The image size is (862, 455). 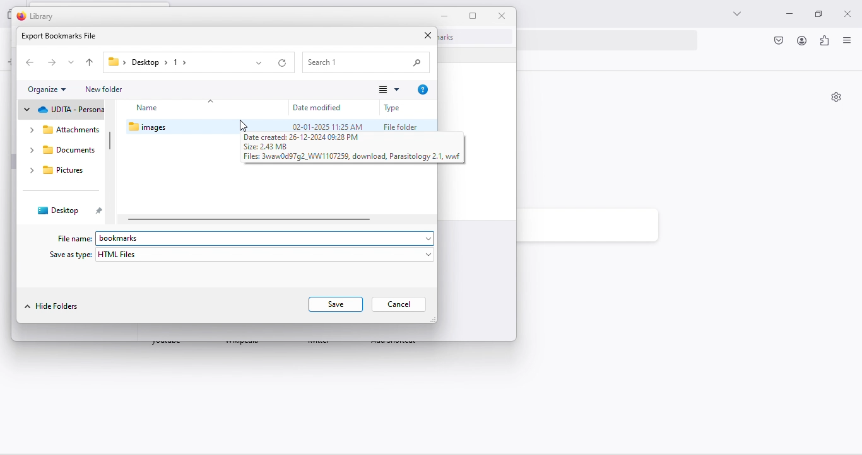 I want to click on more, so click(x=386, y=90).